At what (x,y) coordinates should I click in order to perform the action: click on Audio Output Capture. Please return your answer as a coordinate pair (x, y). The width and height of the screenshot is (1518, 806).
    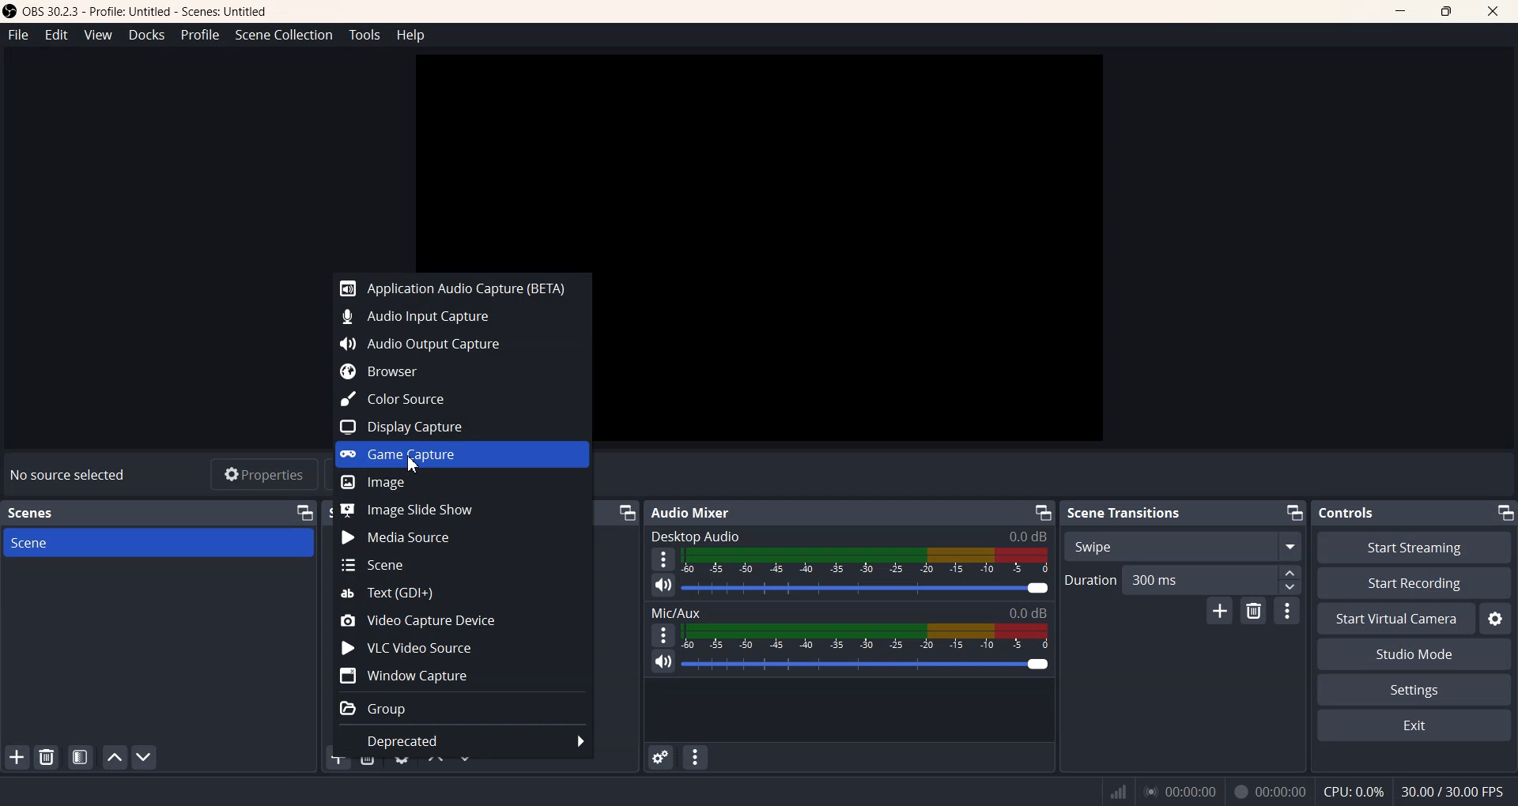
    Looking at the image, I should click on (455, 341).